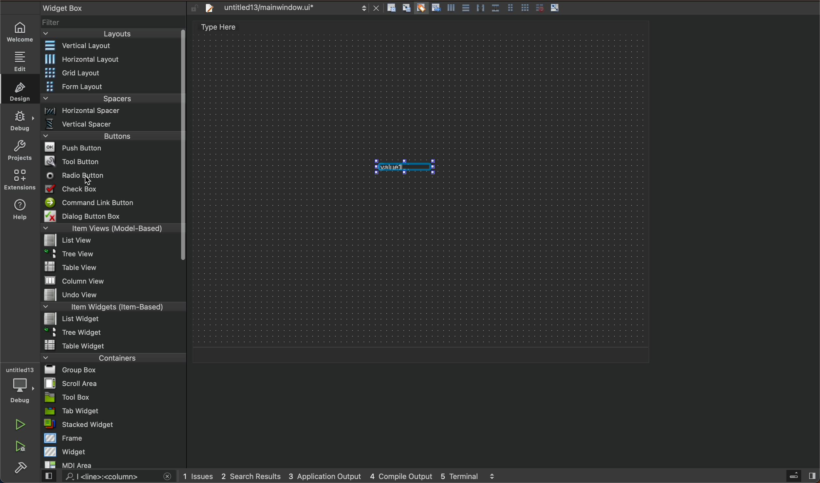 This screenshot has height=483, width=820. What do you see at coordinates (114, 333) in the screenshot?
I see `tree widget` at bounding box center [114, 333].